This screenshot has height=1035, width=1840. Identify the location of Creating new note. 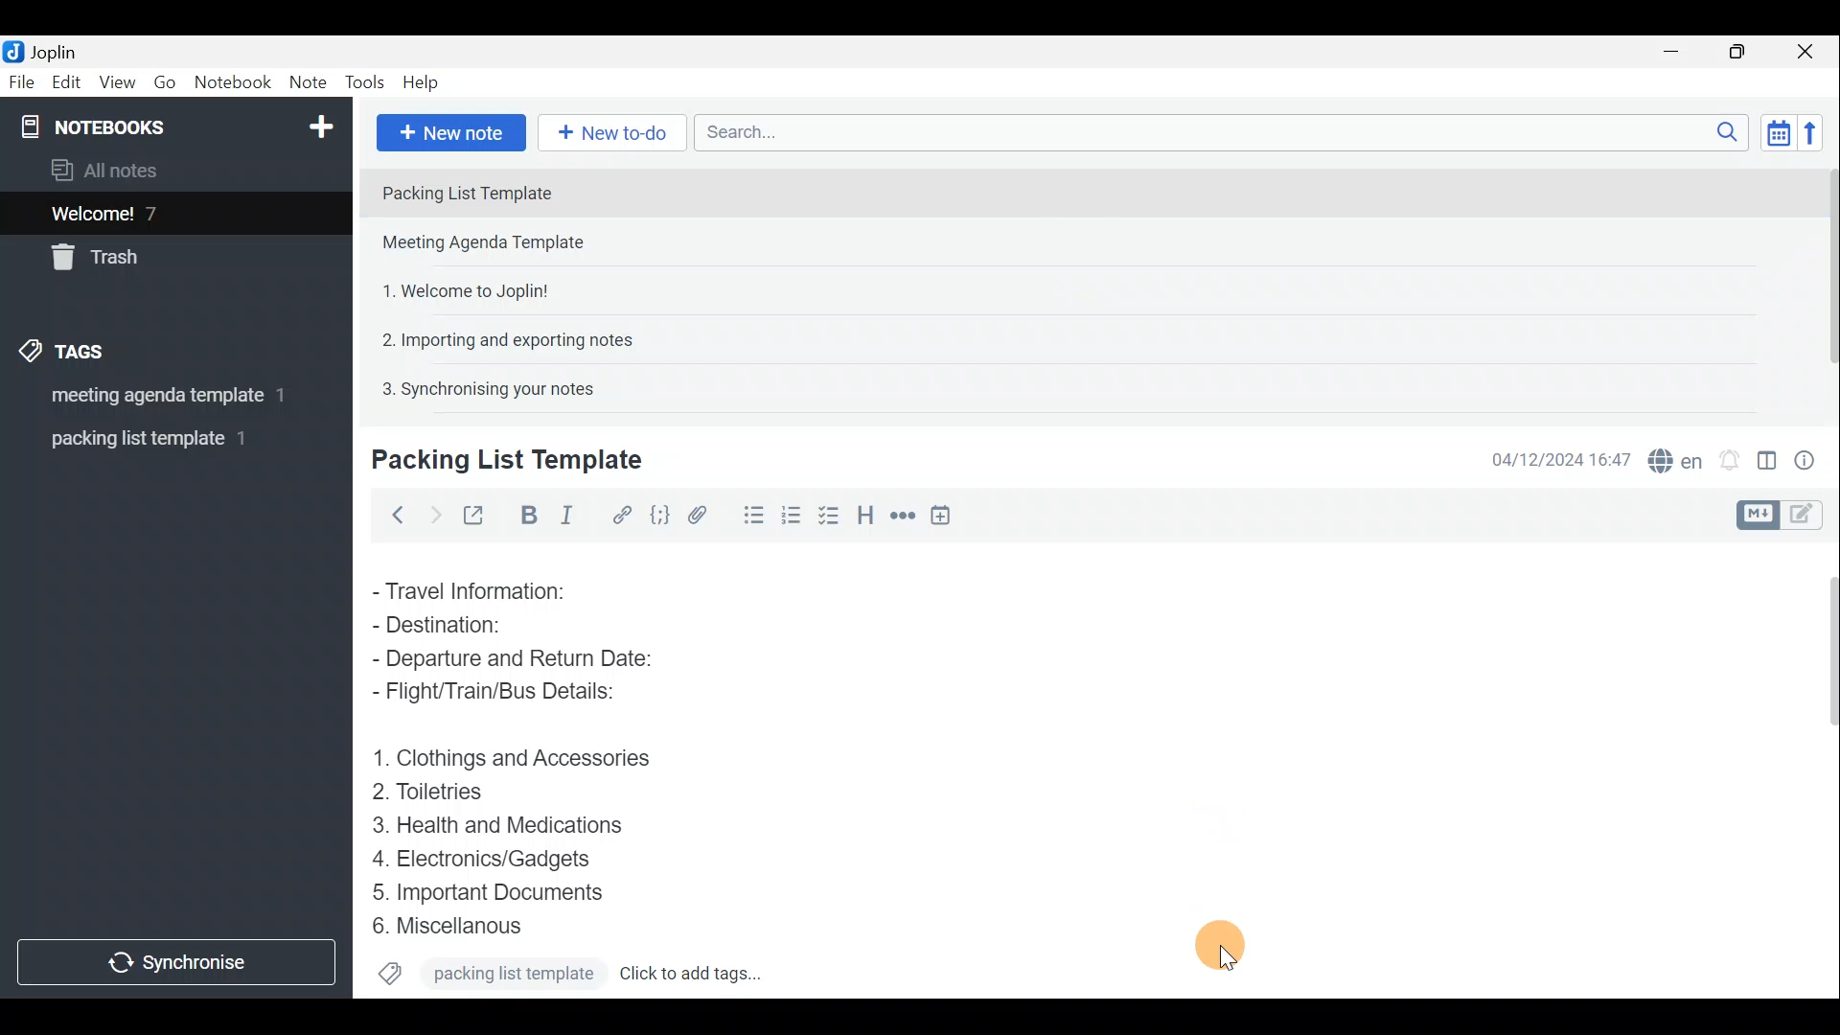
(495, 461).